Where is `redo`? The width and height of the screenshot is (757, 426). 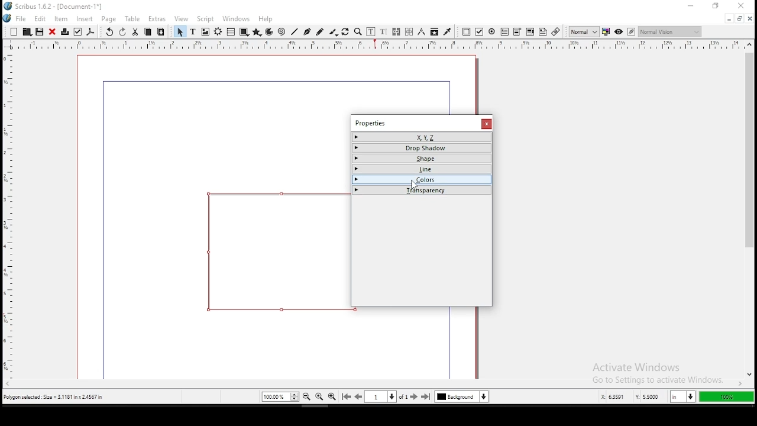 redo is located at coordinates (122, 32).